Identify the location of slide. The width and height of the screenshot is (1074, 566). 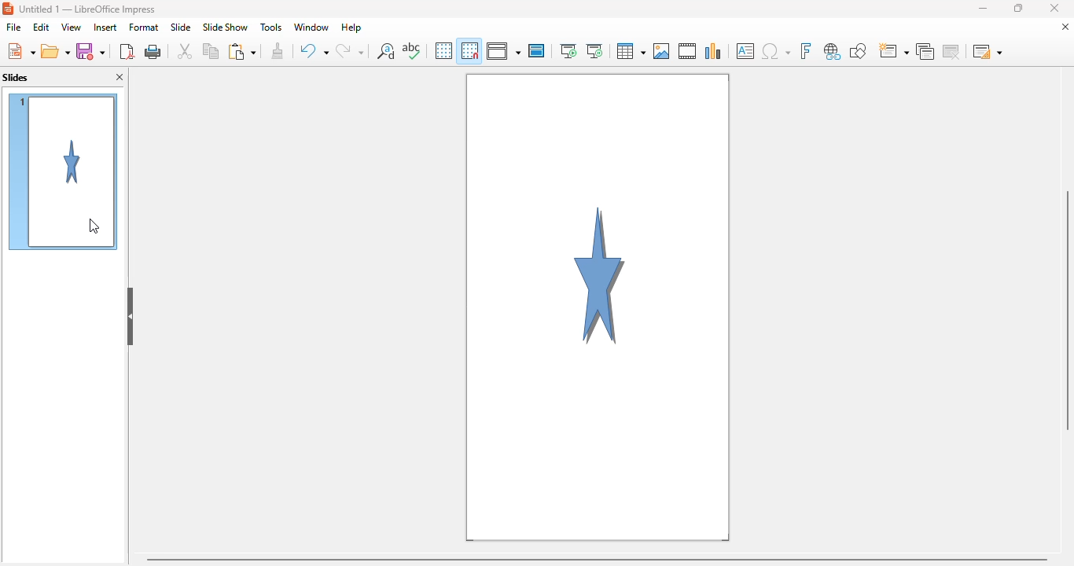
(182, 28).